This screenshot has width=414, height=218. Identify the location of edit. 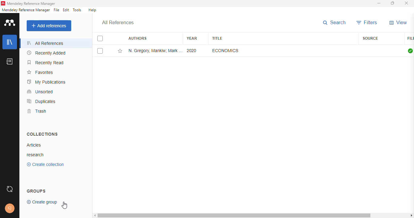
(66, 10).